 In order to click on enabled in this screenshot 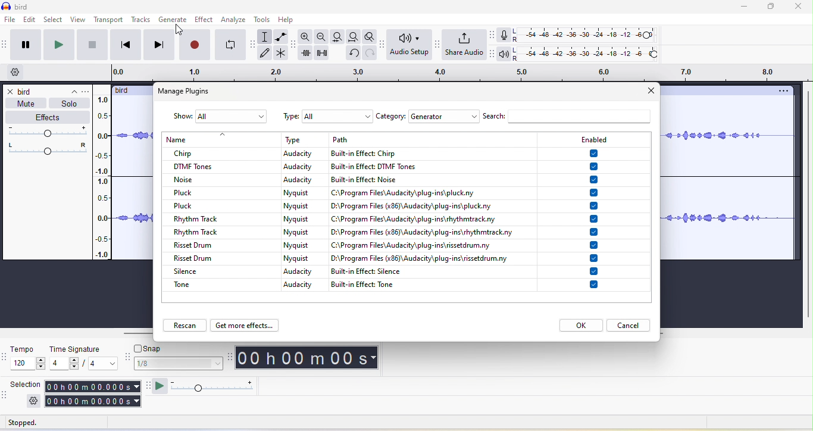, I will do `click(593, 139)`.